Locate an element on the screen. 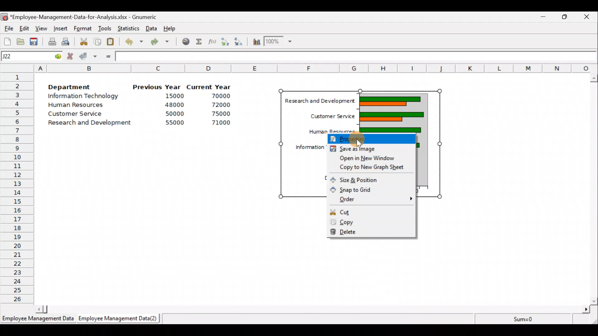  Zoom is located at coordinates (277, 42).